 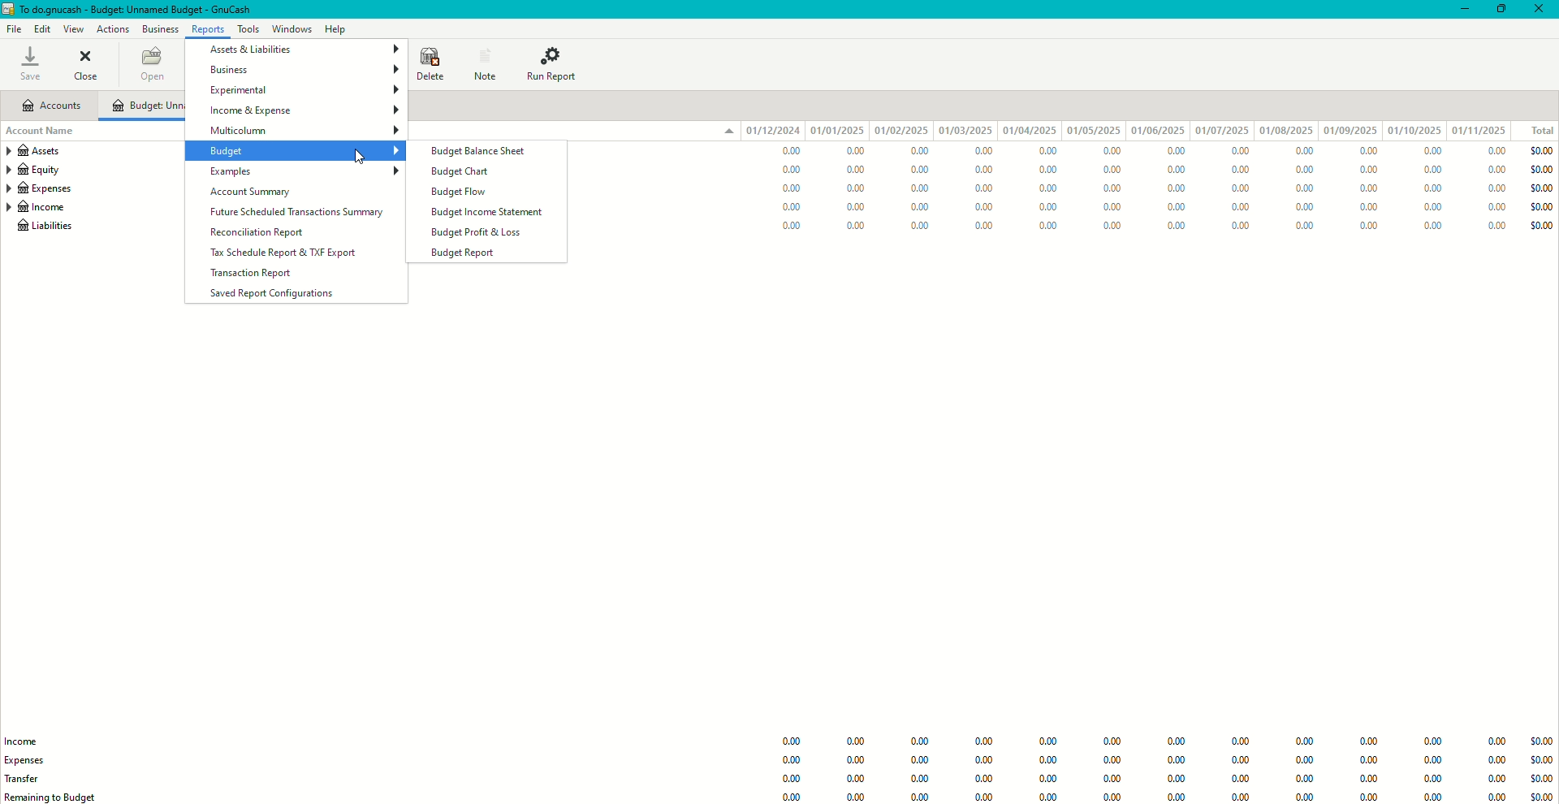 I want to click on 0.00, so click(x=794, y=780).